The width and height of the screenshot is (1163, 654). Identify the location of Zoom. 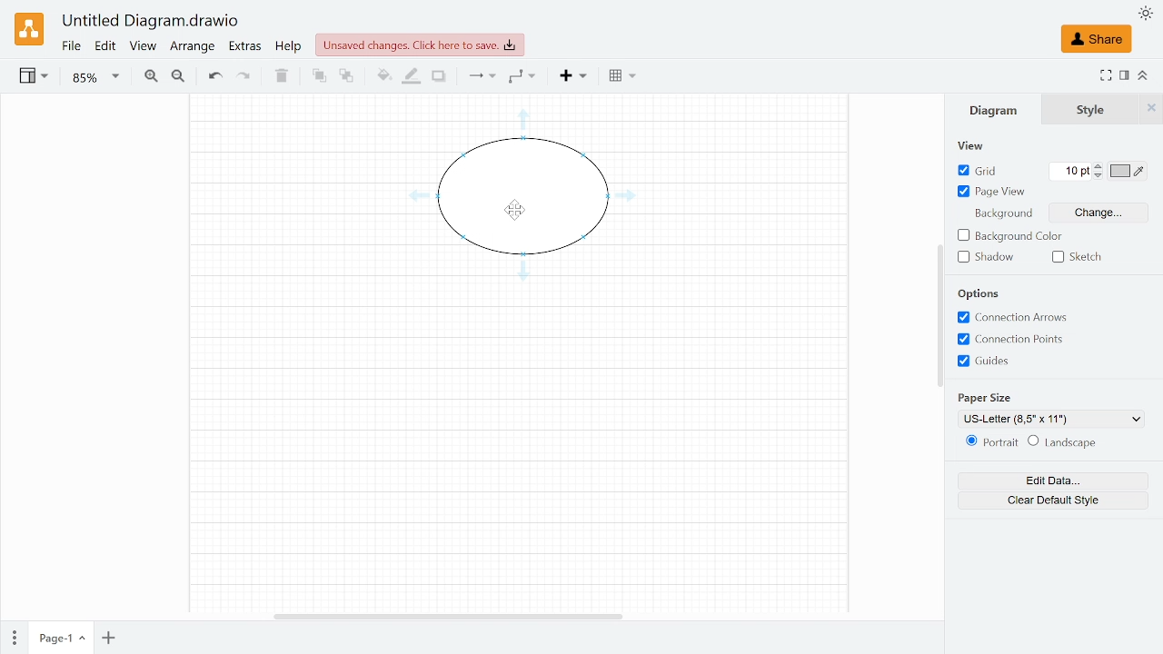
(94, 77).